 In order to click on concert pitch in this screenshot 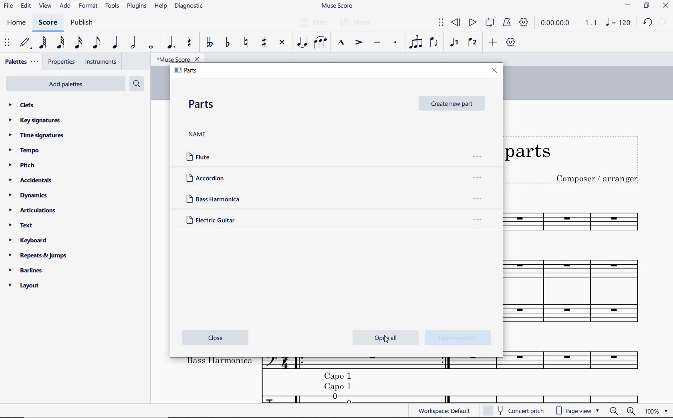, I will do `click(519, 410)`.